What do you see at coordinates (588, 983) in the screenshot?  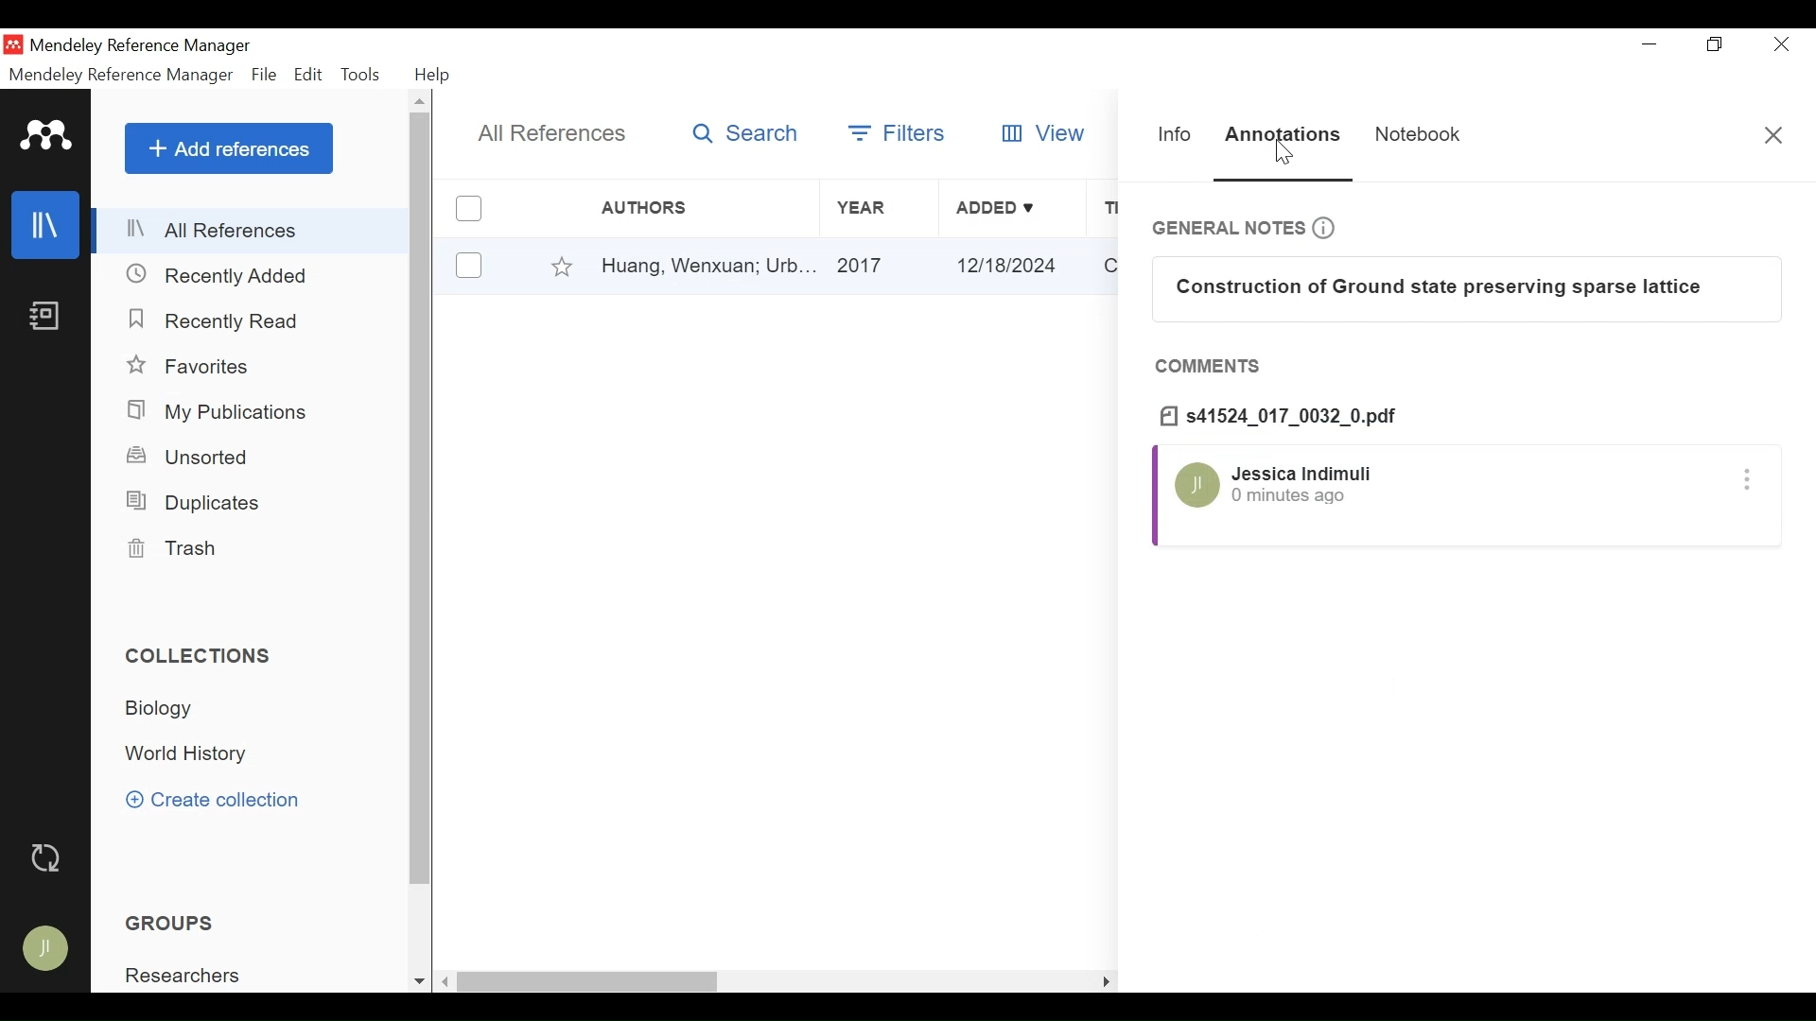 I see `Horizontal Scroll bar` at bounding box center [588, 983].